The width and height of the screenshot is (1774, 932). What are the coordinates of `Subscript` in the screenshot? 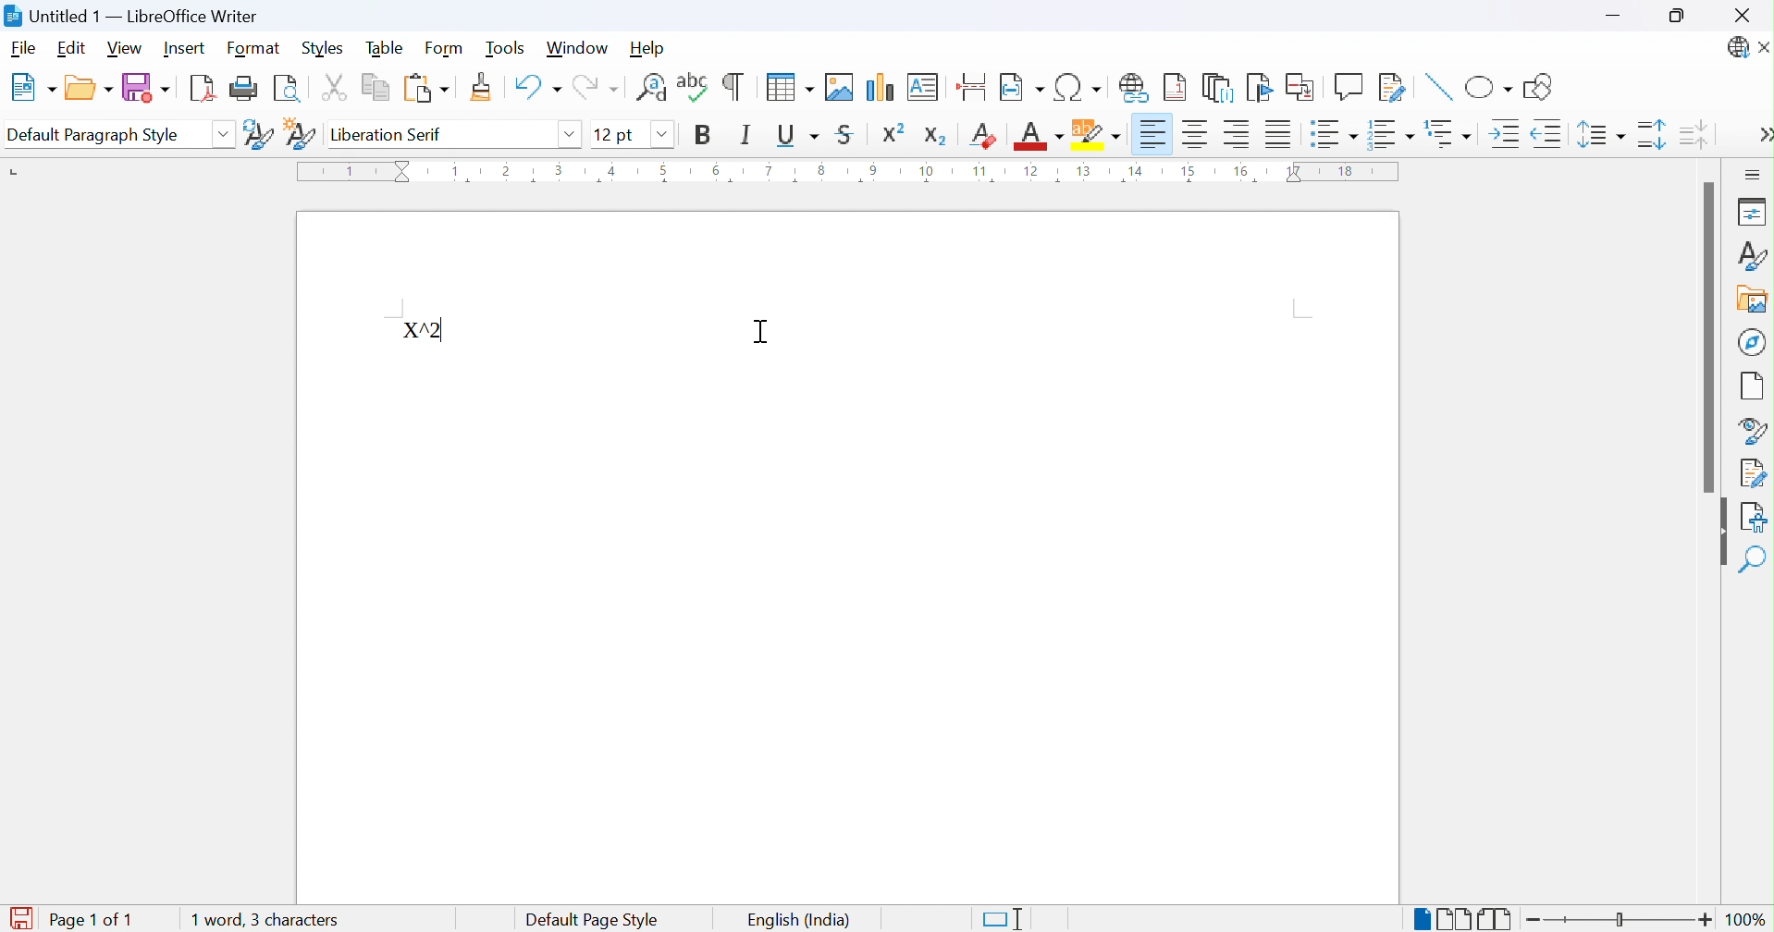 It's located at (938, 139).